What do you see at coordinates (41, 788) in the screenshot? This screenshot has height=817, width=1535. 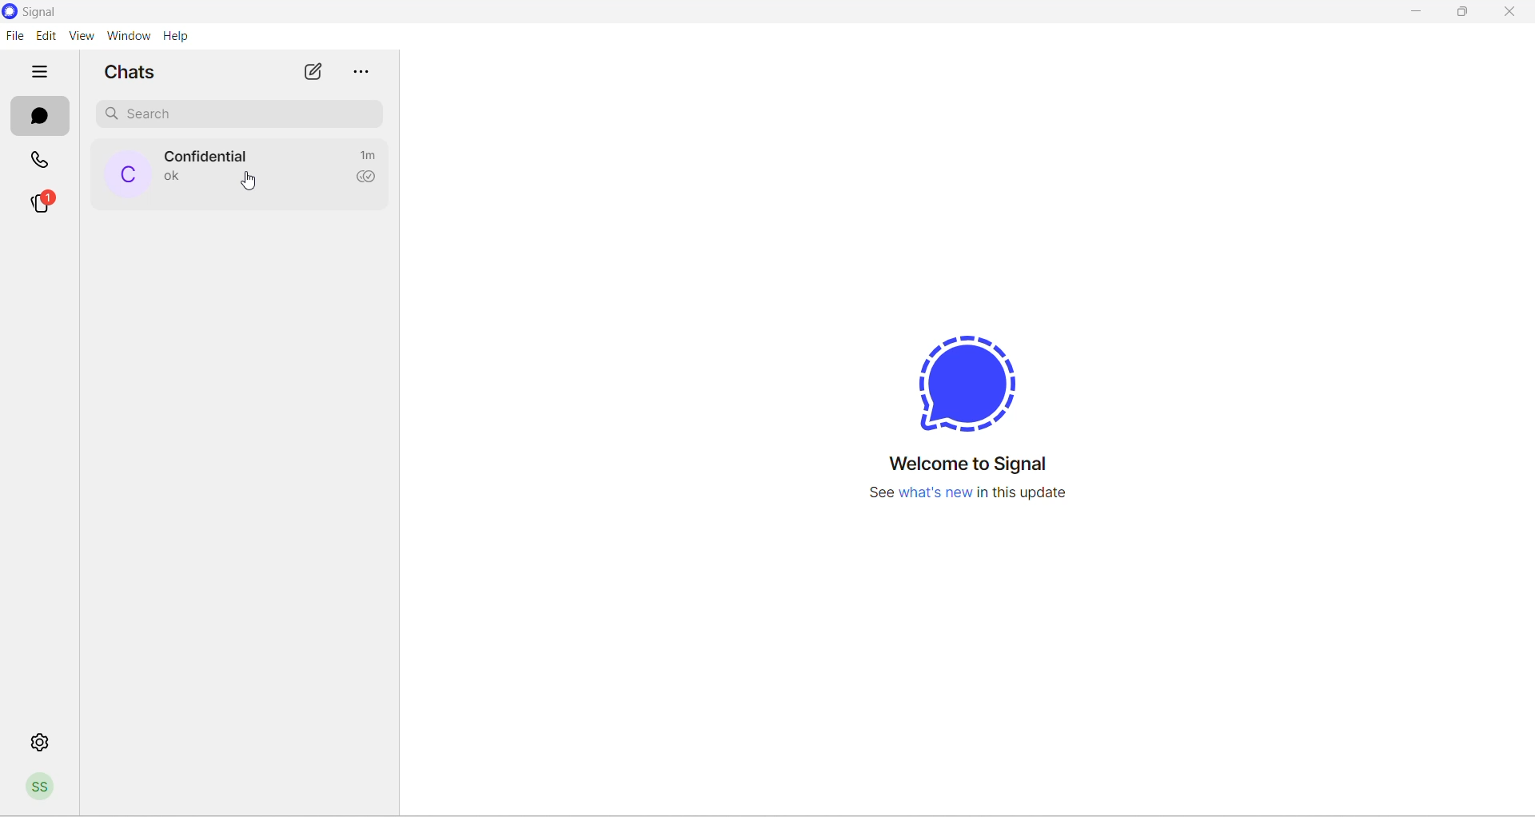 I see `profile` at bounding box center [41, 788].